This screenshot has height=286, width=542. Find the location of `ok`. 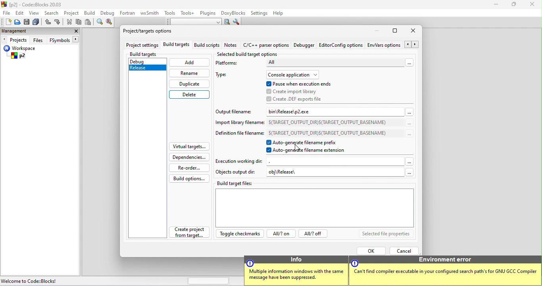

ok is located at coordinates (370, 250).